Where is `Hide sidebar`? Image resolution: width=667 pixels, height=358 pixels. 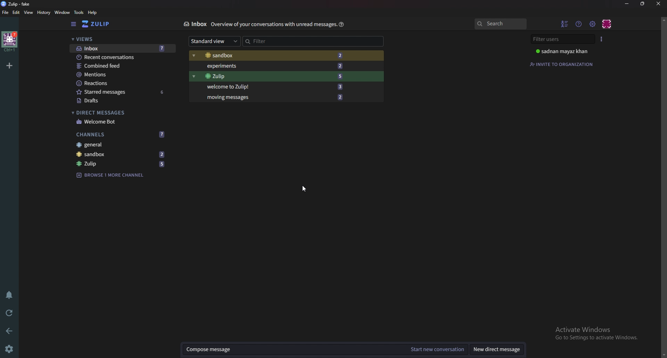 Hide sidebar is located at coordinates (74, 24).